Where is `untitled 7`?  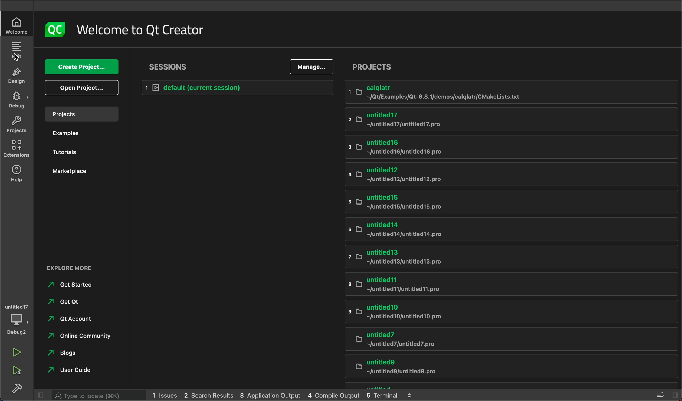 untitled 7 is located at coordinates (501, 339).